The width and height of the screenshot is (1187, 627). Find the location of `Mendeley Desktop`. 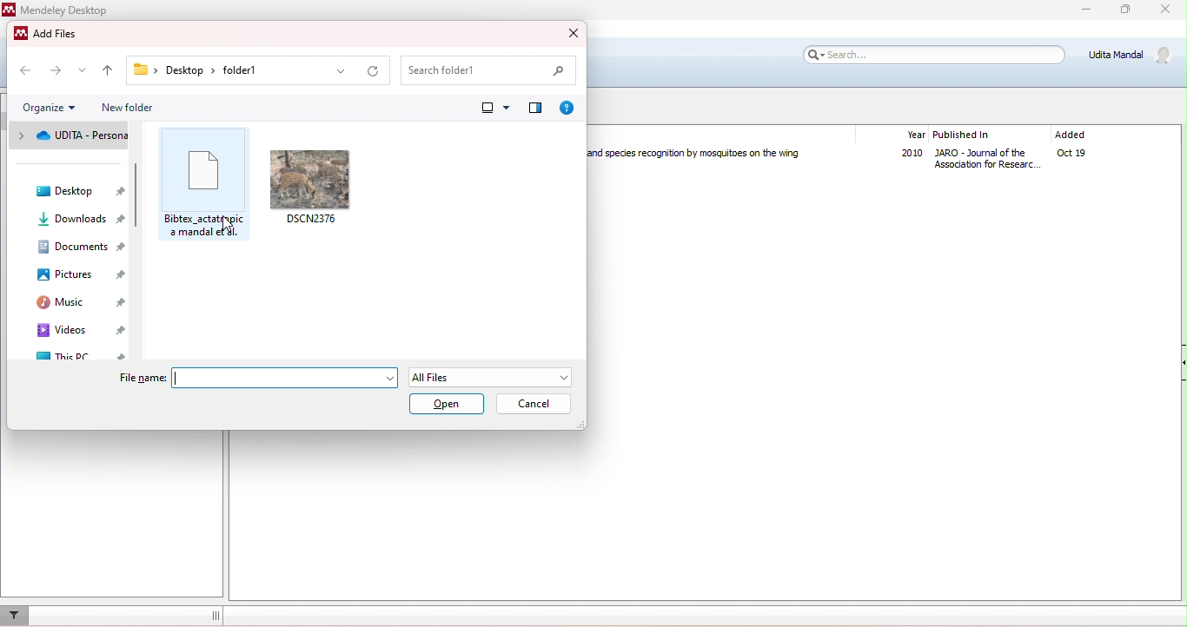

Mendeley Desktop is located at coordinates (63, 10).